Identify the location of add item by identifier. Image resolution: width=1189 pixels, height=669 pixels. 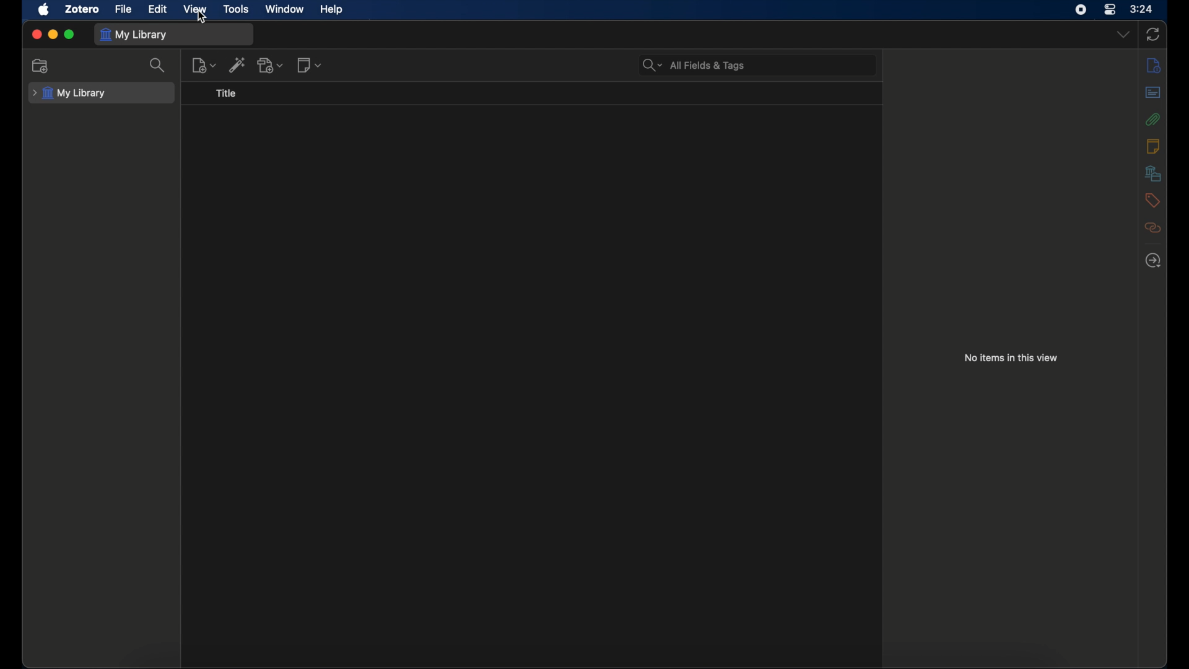
(237, 65).